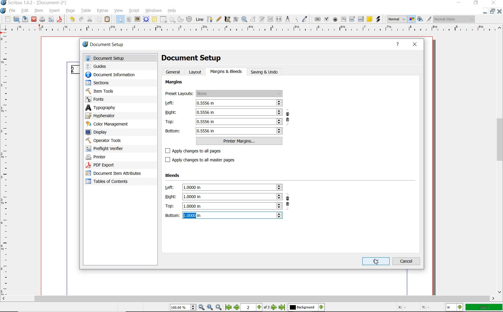 The image size is (503, 312). What do you see at coordinates (224, 215) in the screenshot?
I see `bottom: 1.0000 in` at bounding box center [224, 215].